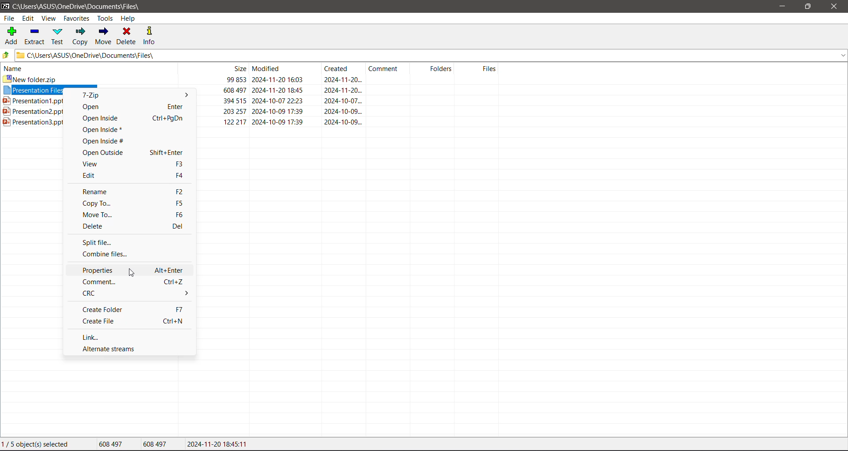 This screenshot has height=451, width=848. What do you see at coordinates (32, 123) in the screenshot?
I see `Presentation3.pptx 122217 2024-10-09 17:39 2024-10-09...` at bounding box center [32, 123].